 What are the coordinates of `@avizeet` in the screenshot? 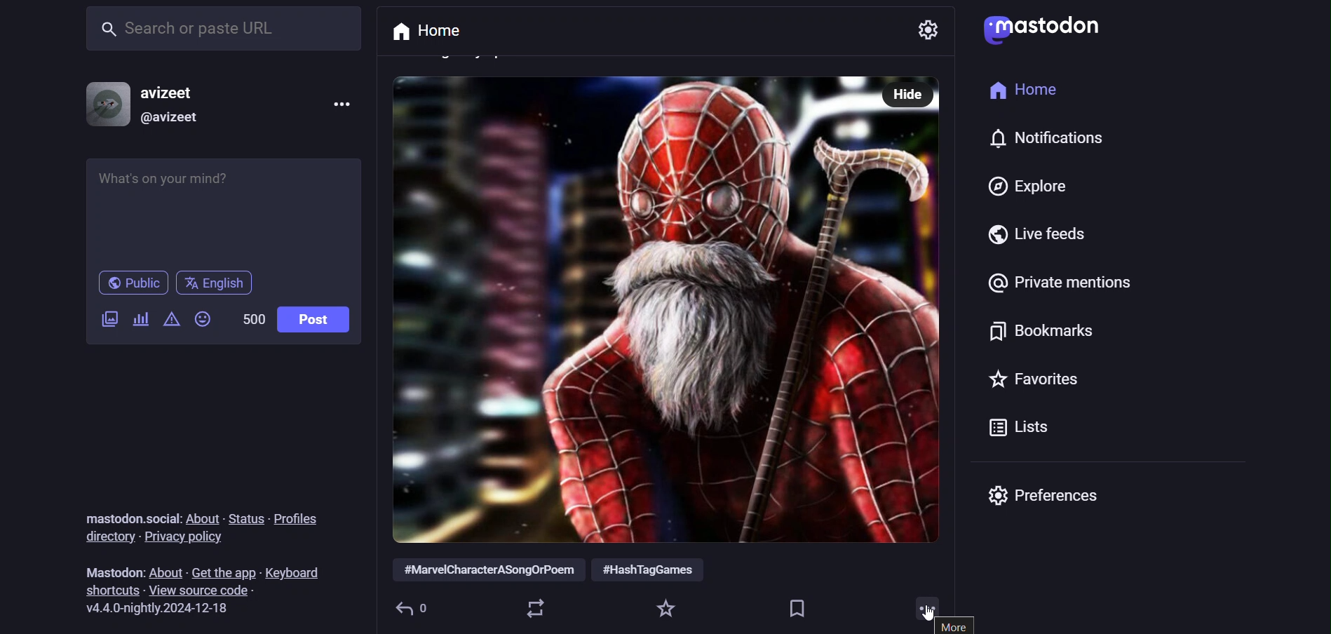 It's located at (169, 122).